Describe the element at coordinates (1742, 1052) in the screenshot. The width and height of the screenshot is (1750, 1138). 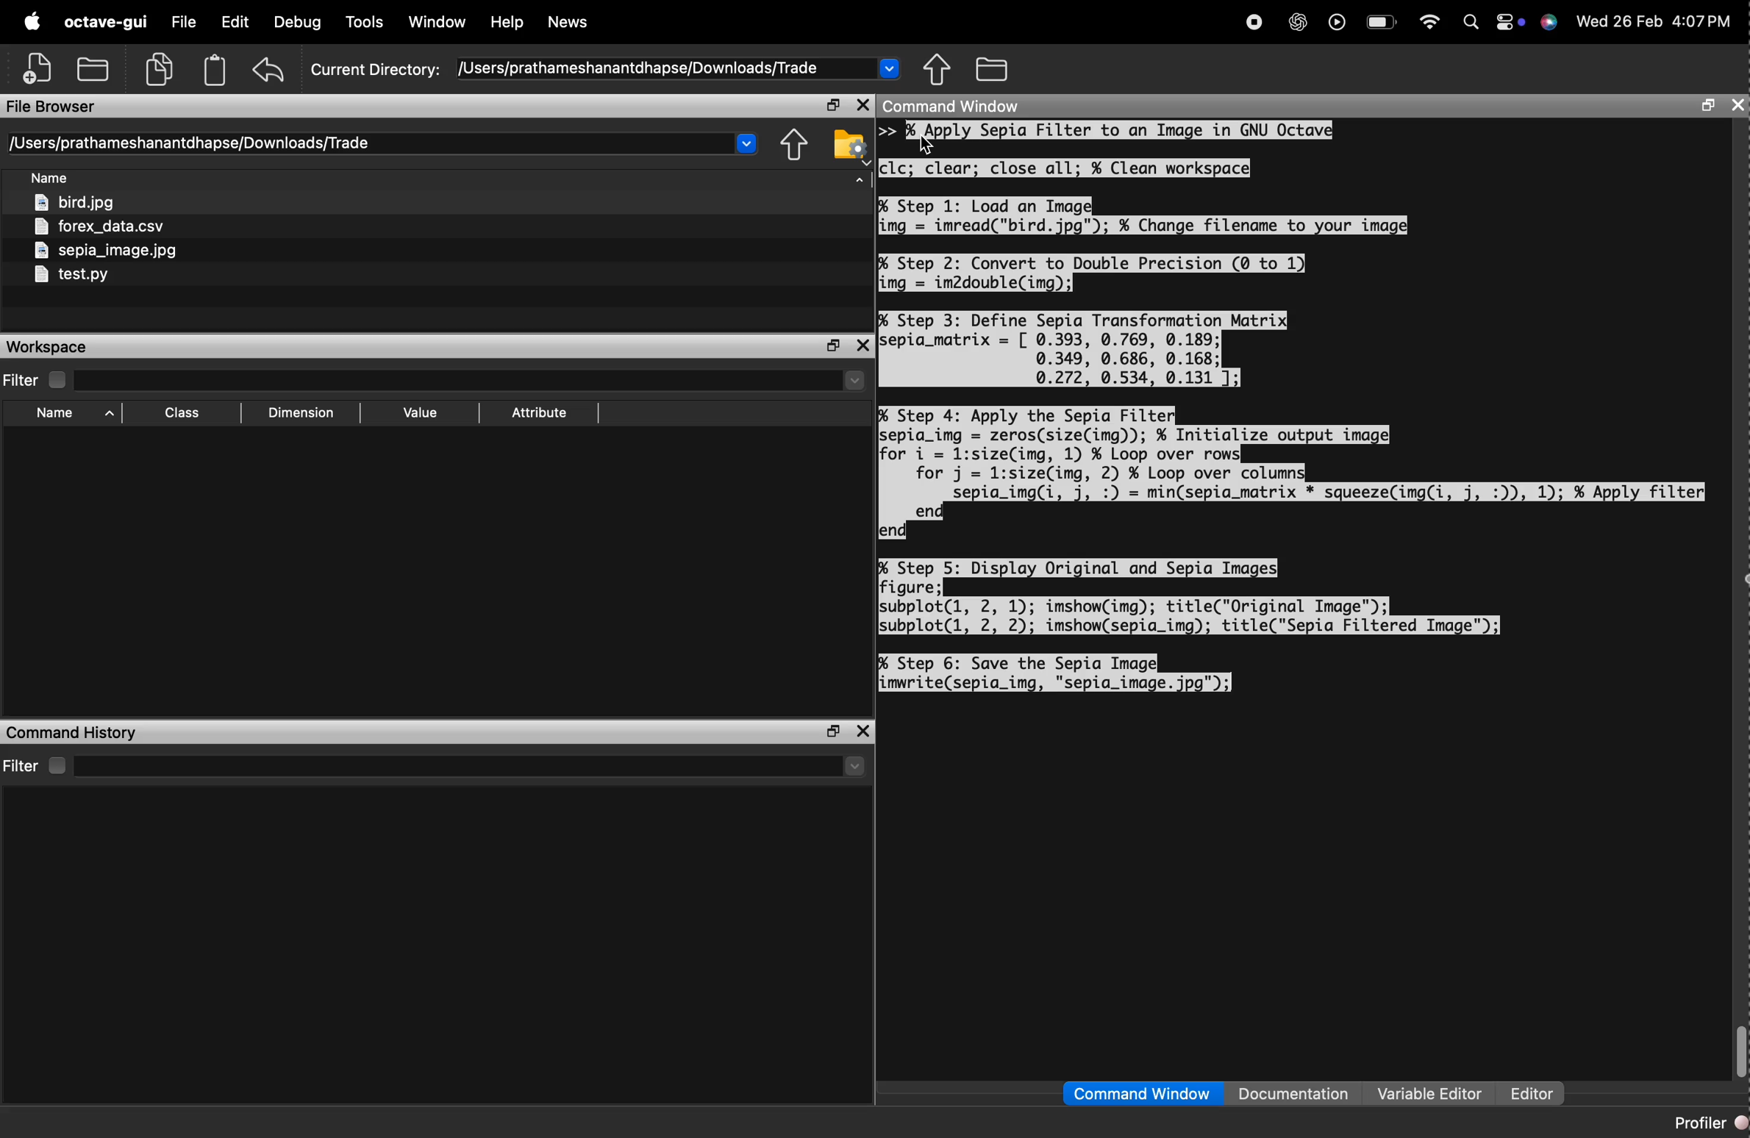
I see `scrollbar` at that location.